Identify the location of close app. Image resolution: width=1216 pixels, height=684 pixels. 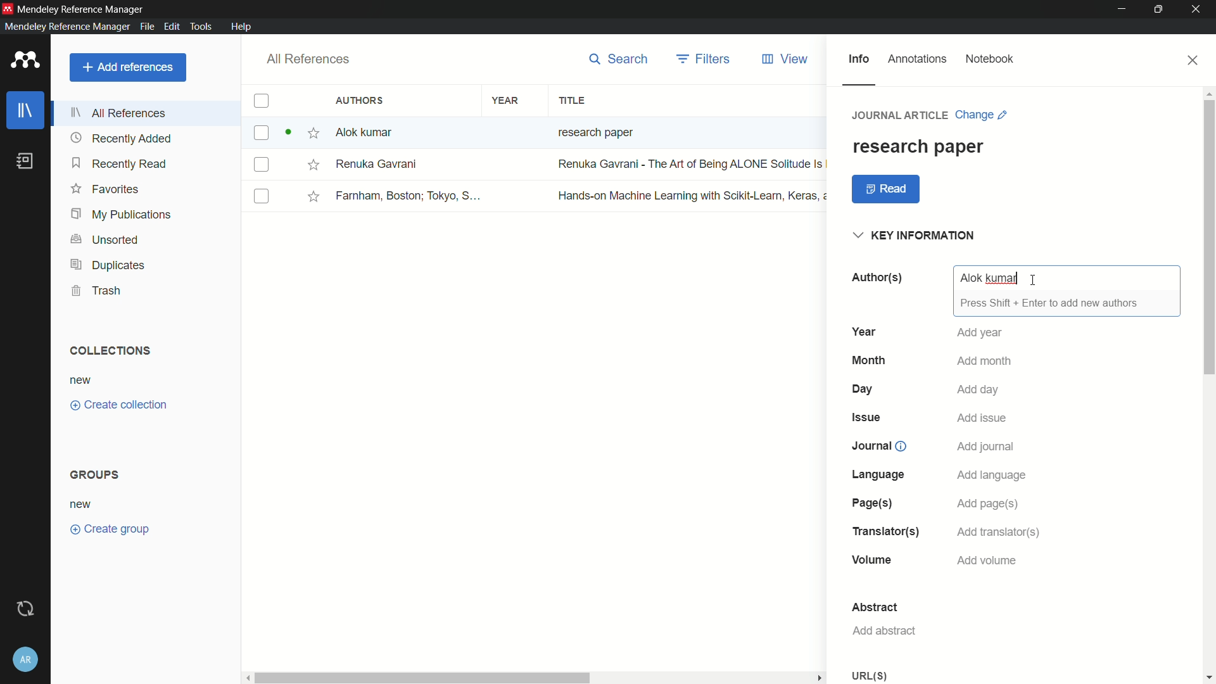
(1198, 9).